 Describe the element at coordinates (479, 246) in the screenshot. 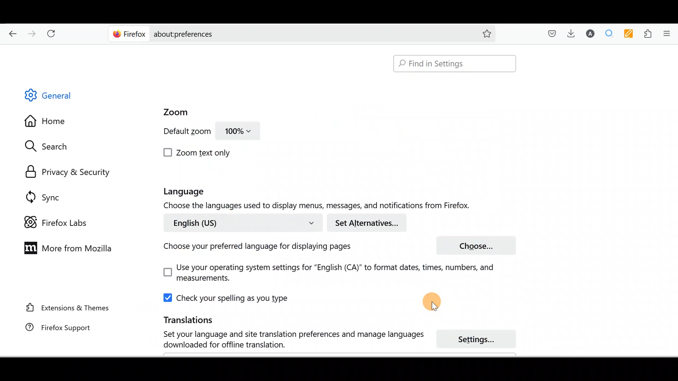

I see `choose` at that location.